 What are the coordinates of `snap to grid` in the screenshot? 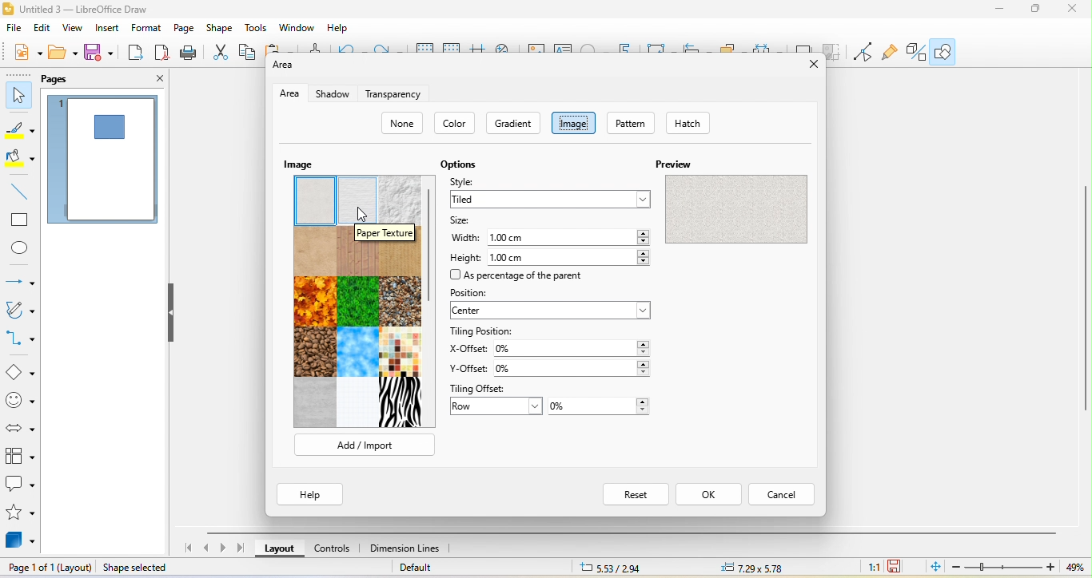 It's located at (452, 49).